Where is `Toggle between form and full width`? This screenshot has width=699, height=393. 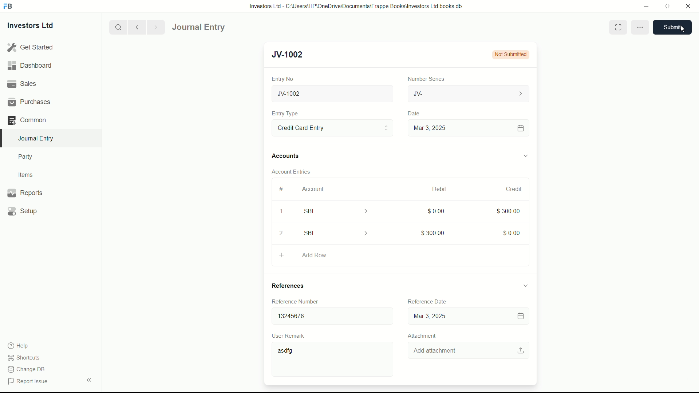
Toggle between form and full width is located at coordinates (619, 27).